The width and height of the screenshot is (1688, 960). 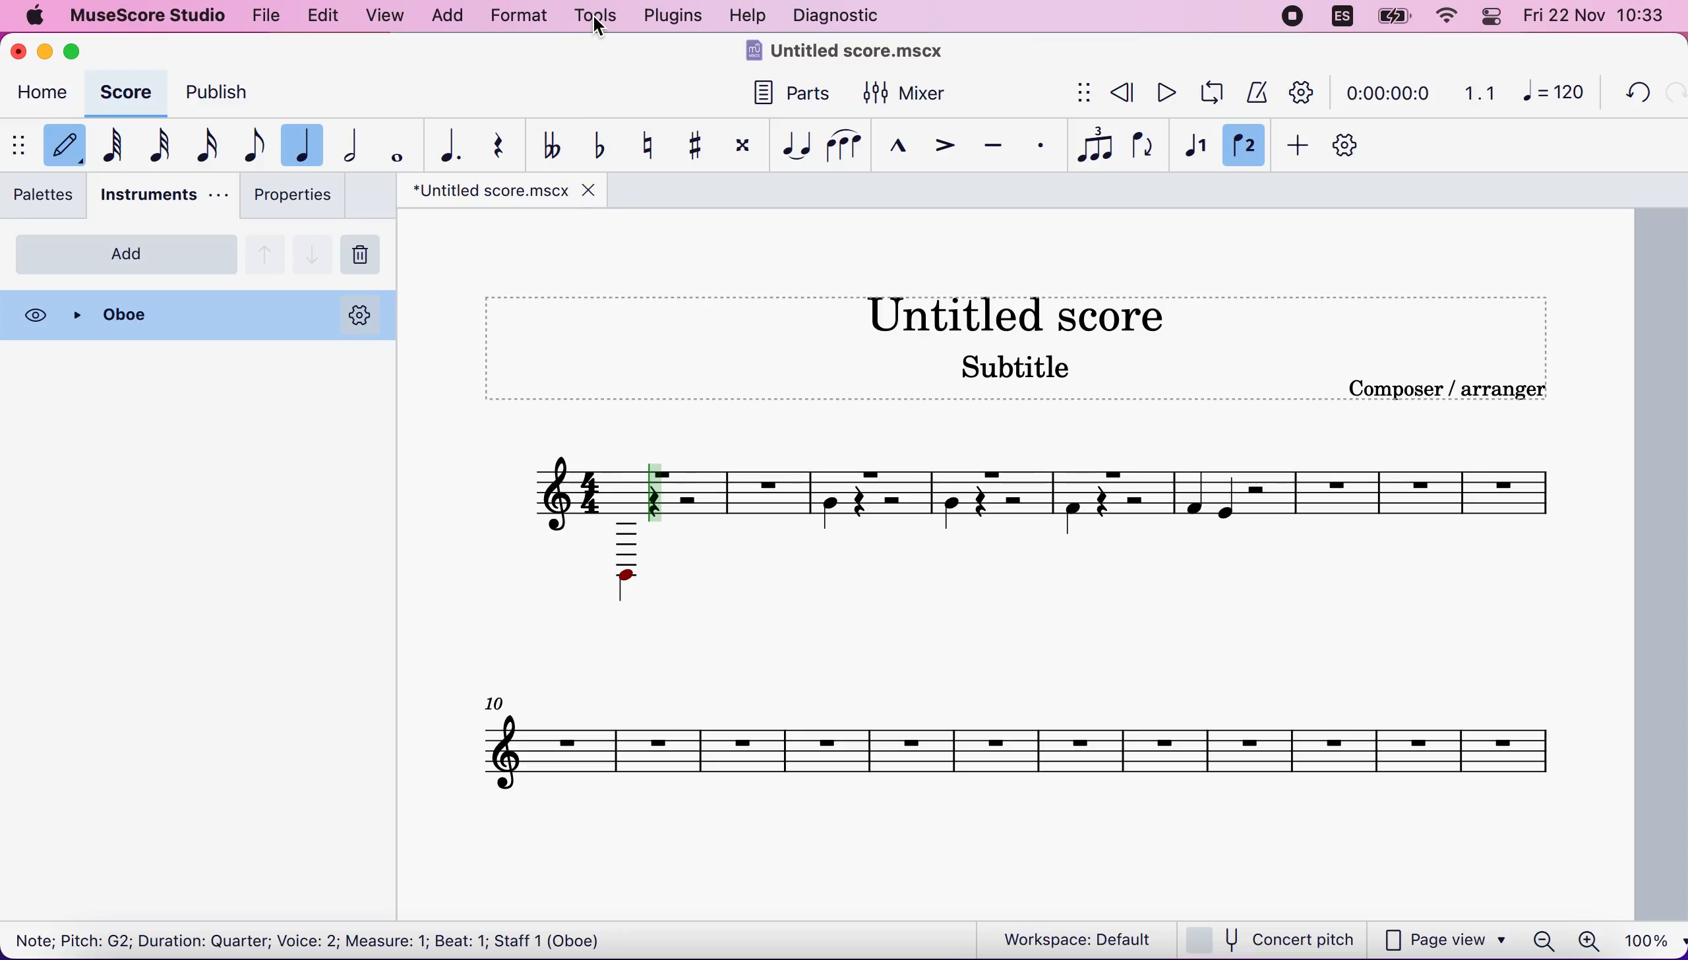 What do you see at coordinates (1632, 95) in the screenshot?
I see `undo` at bounding box center [1632, 95].